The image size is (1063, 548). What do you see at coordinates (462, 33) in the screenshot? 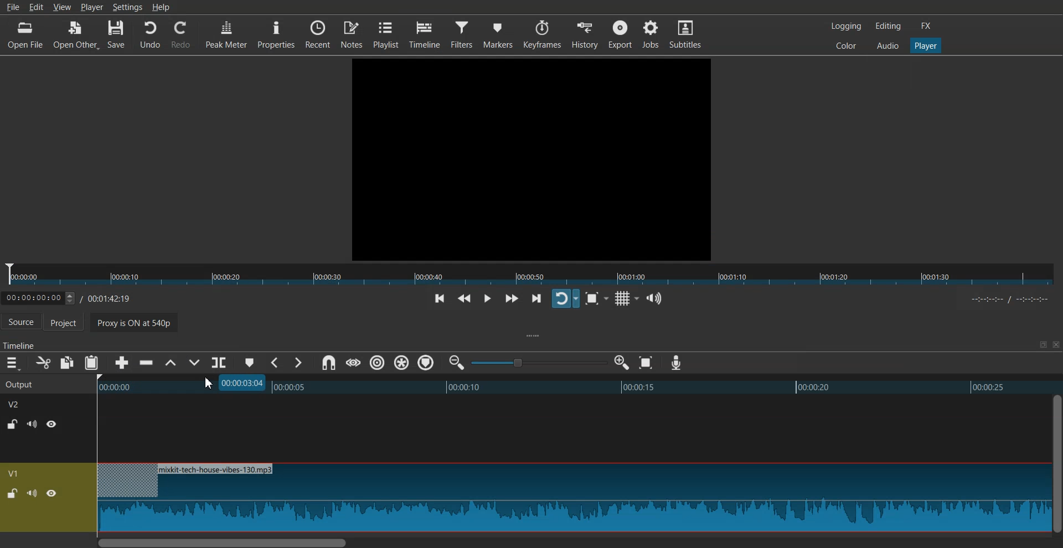
I see `Filters` at bounding box center [462, 33].